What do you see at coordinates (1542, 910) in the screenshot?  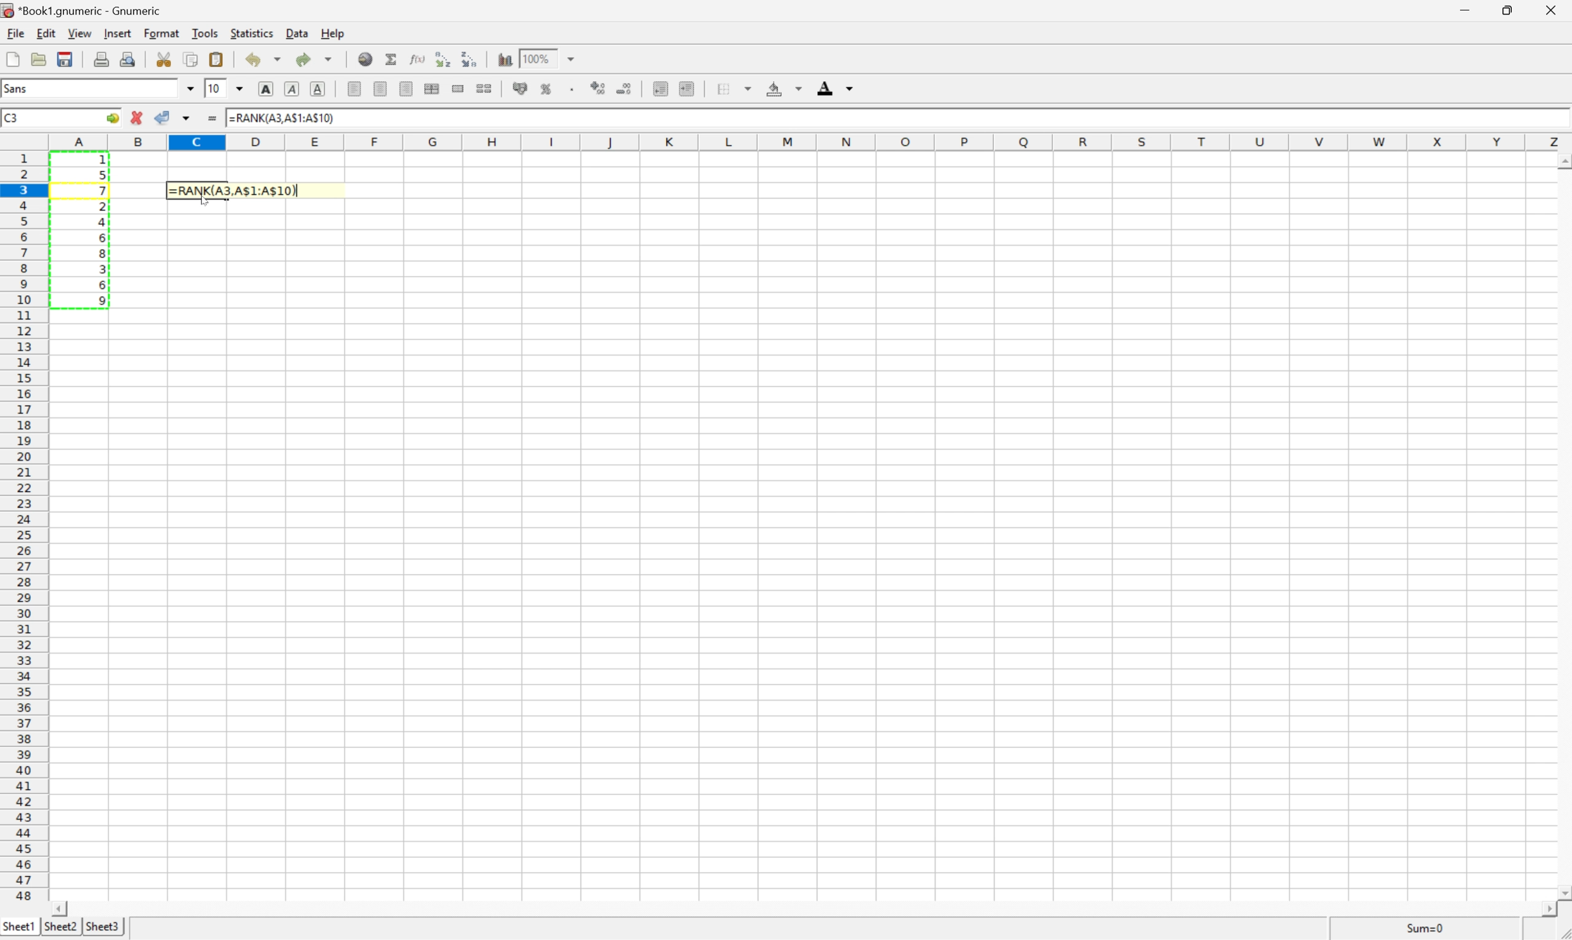 I see `scroll right` at bounding box center [1542, 910].